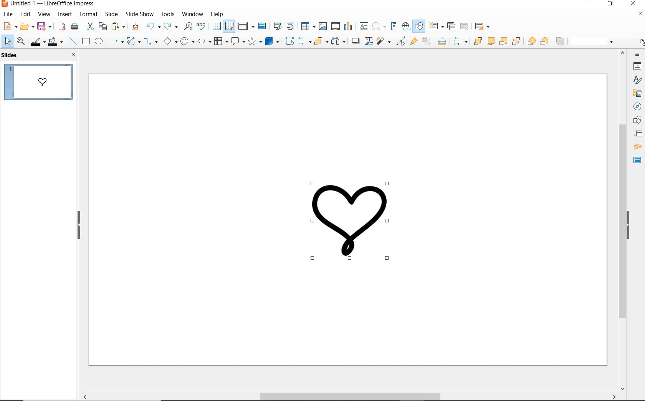  Describe the element at coordinates (238, 41) in the screenshot. I see `callout shapes` at that location.